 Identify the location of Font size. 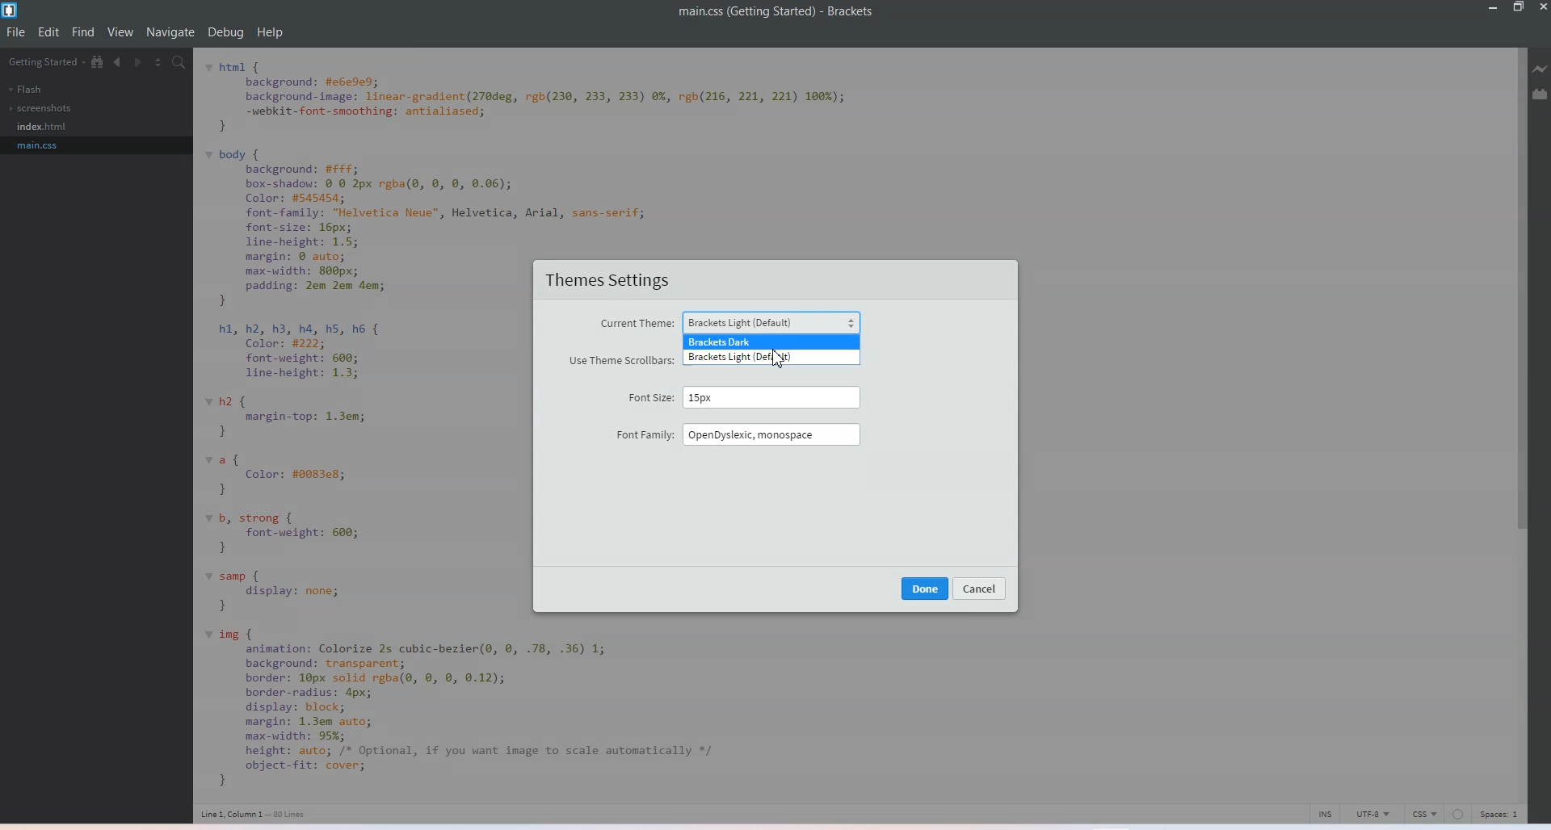
(650, 398).